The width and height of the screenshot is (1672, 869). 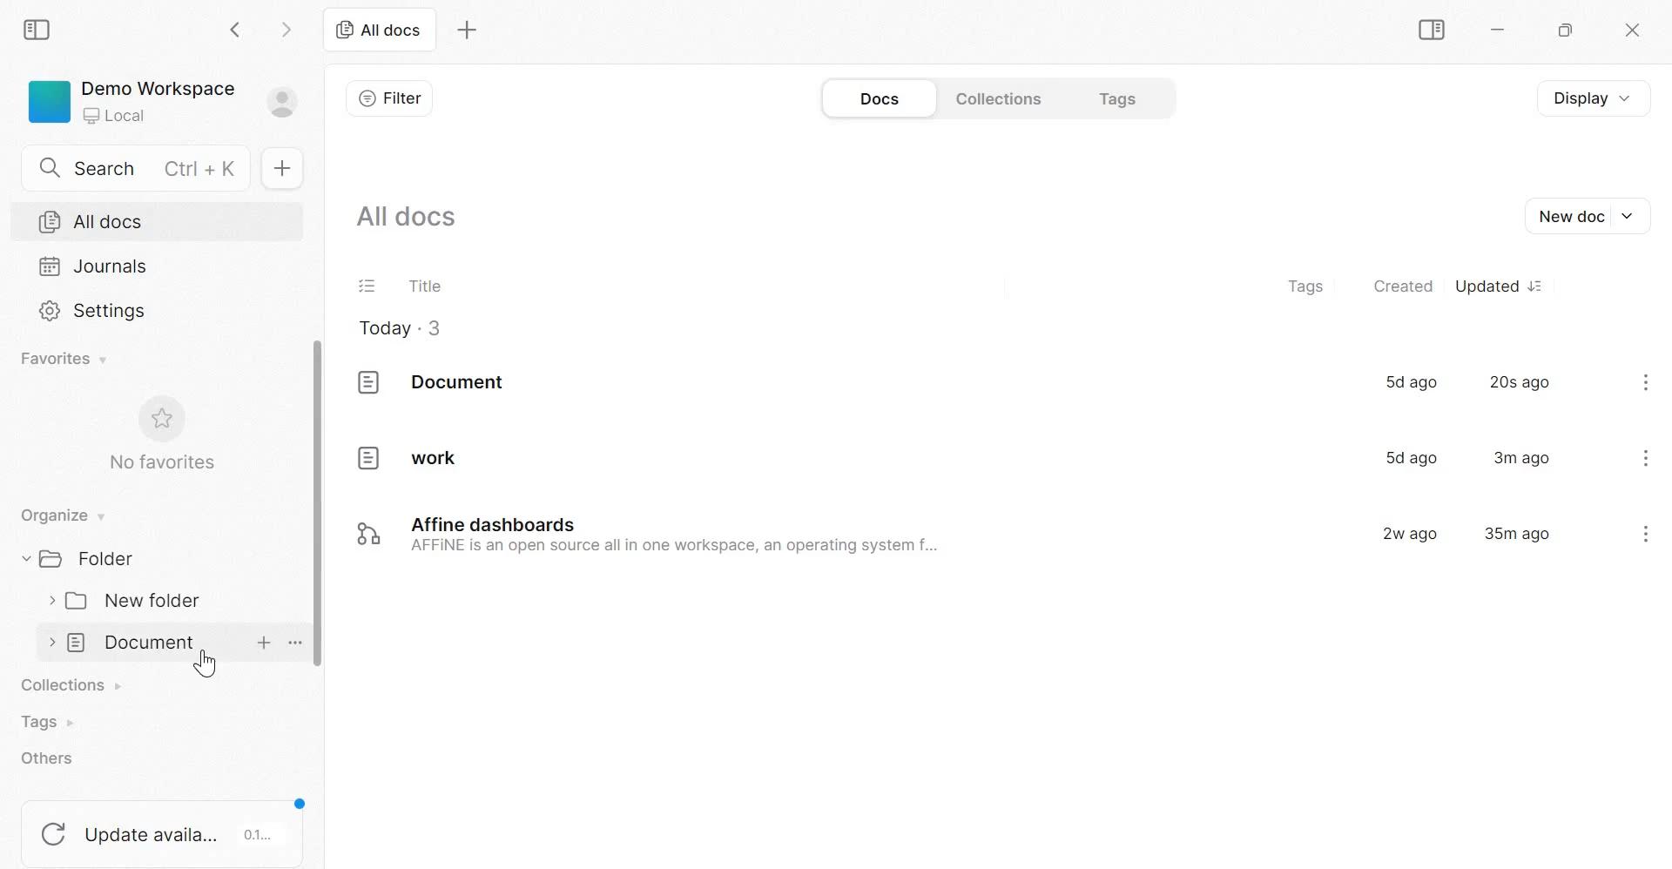 What do you see at coordinates (61, 513) in the screenshot?
I see `Organize` at bounding box center [61, 513].